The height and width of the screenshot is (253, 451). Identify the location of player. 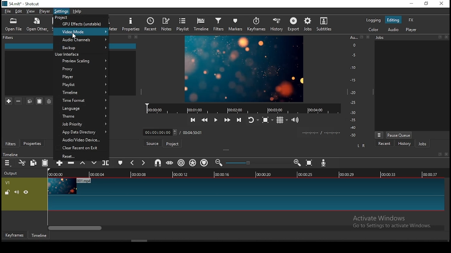
(412, 30).